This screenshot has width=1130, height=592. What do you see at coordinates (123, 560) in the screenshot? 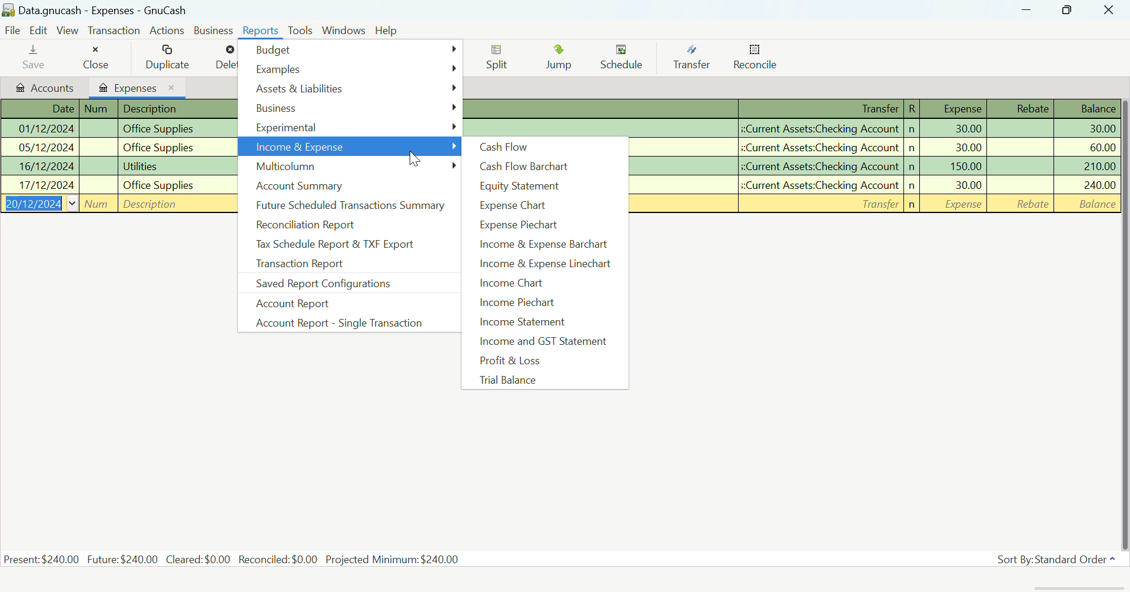
I see `Future` at bounding box center [123, 560].